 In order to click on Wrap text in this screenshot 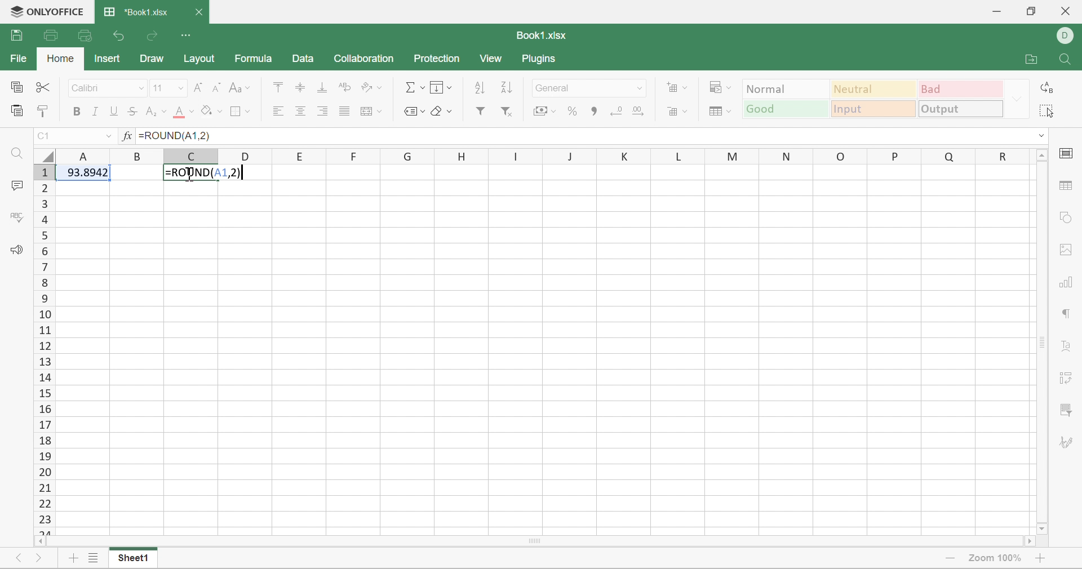, I will do `click(344, 88)`.